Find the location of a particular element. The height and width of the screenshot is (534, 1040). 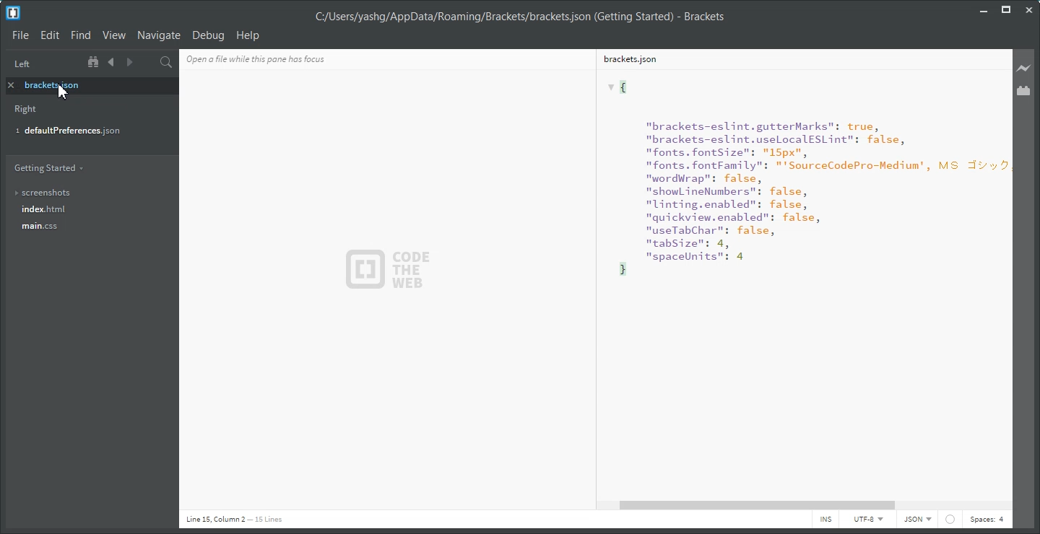

File is located at coordinates (20, 35).